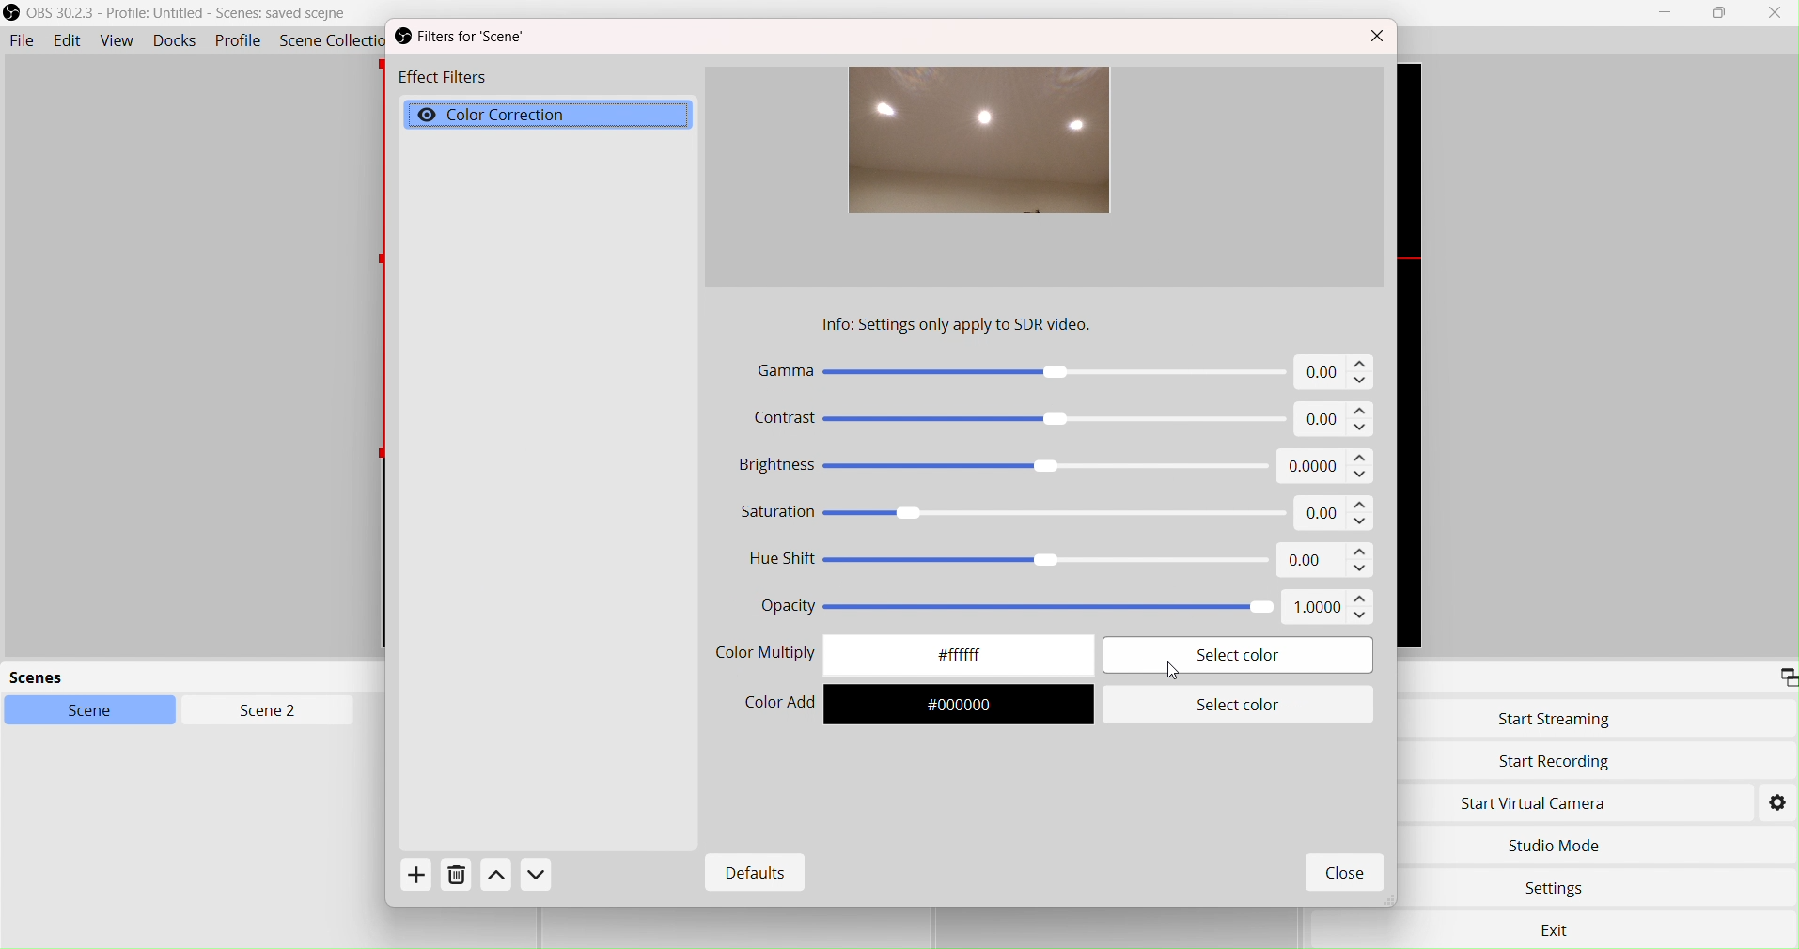 The image size is (1799, 949). What do you see at coordinates (239, 42) in the screenshot?
I see `Profile` at bounding box center [239, 42].